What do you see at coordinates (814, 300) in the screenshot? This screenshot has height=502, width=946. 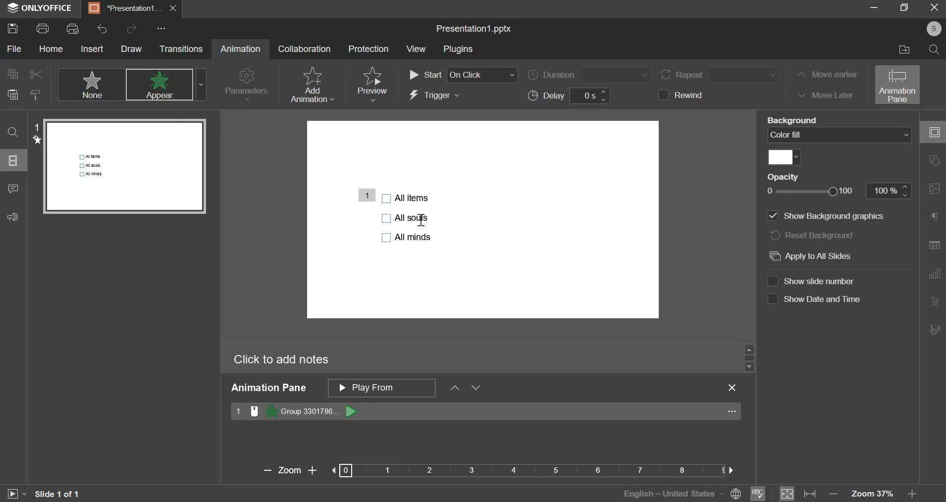 I see `show date and time` at bounding box center [814, 300].